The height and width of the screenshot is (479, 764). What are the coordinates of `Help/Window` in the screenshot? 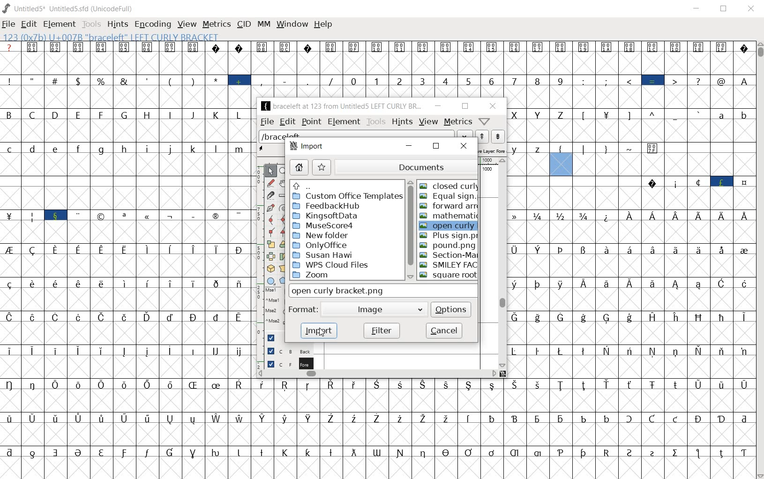 It's located at (485, 122).